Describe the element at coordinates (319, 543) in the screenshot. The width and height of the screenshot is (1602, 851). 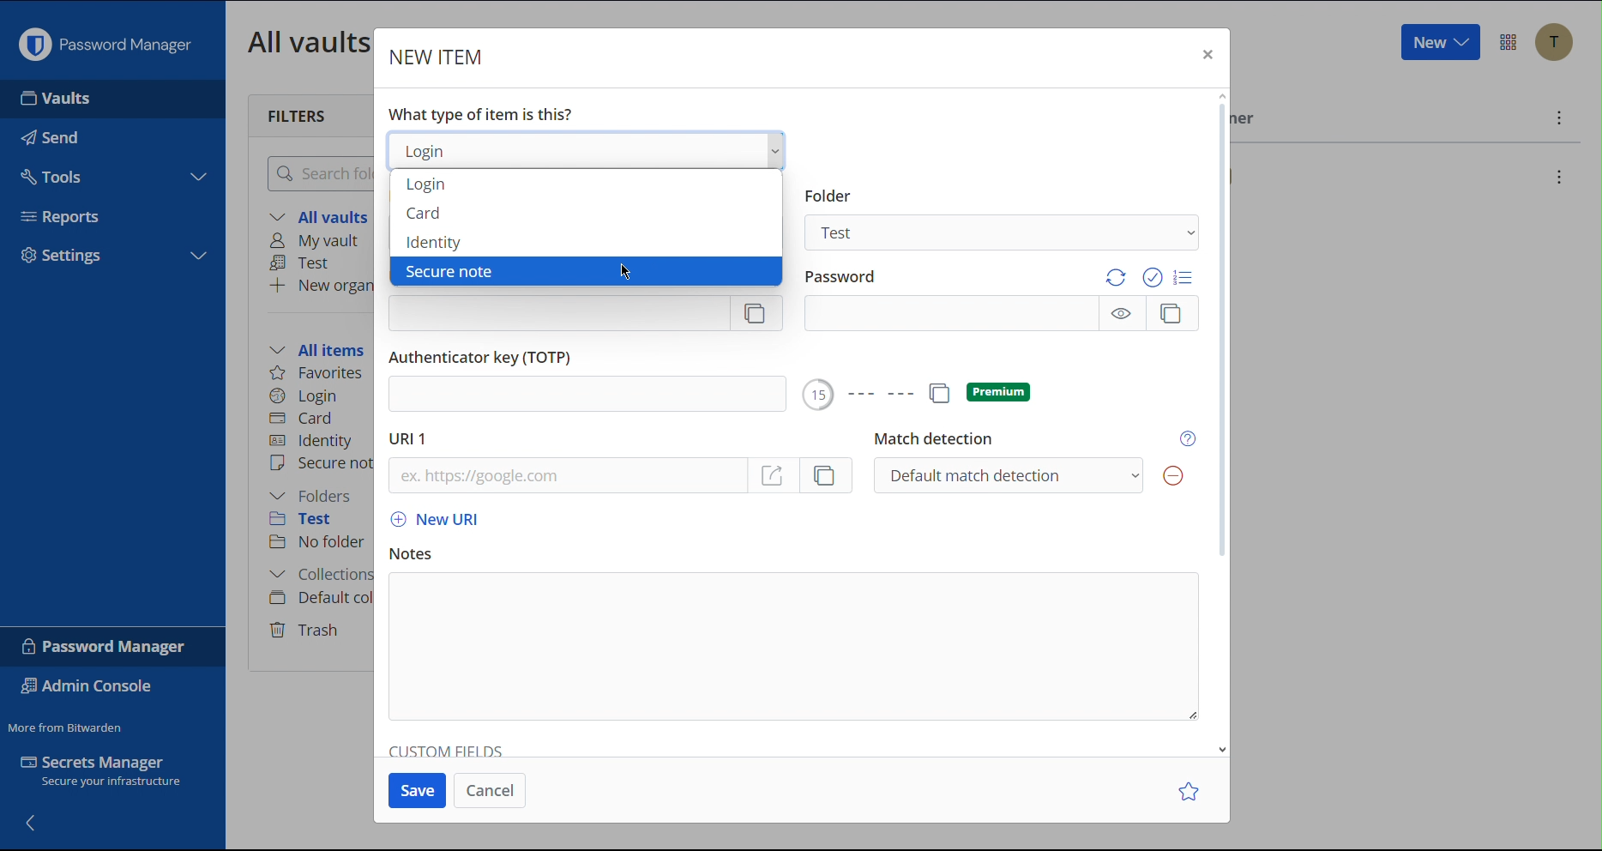
I see `No folder` at that location.